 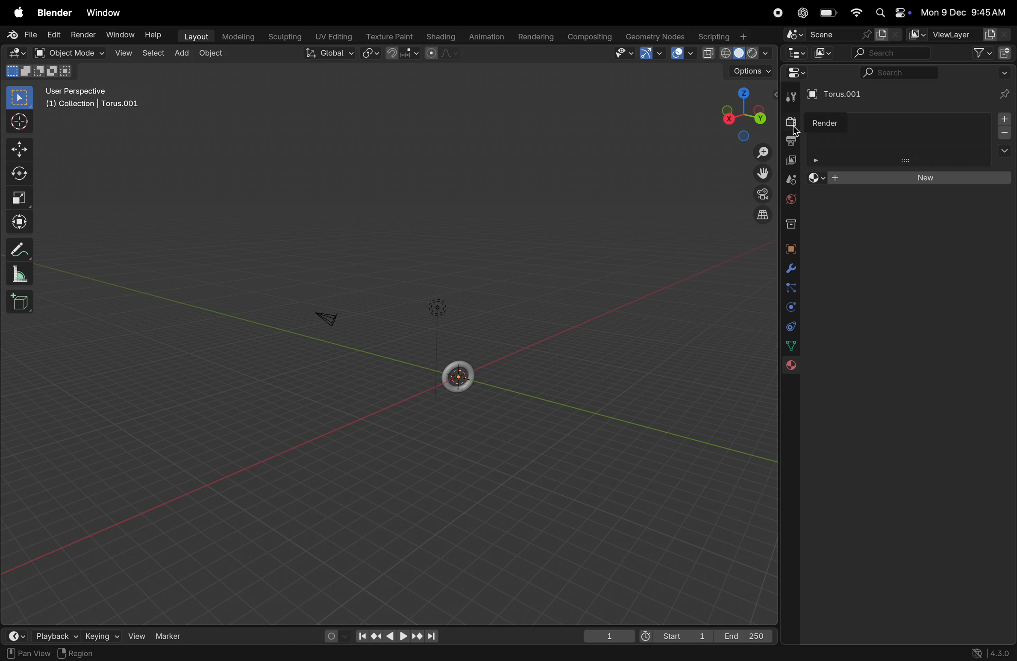 I want to click on Region, so click(x=81, y=654).